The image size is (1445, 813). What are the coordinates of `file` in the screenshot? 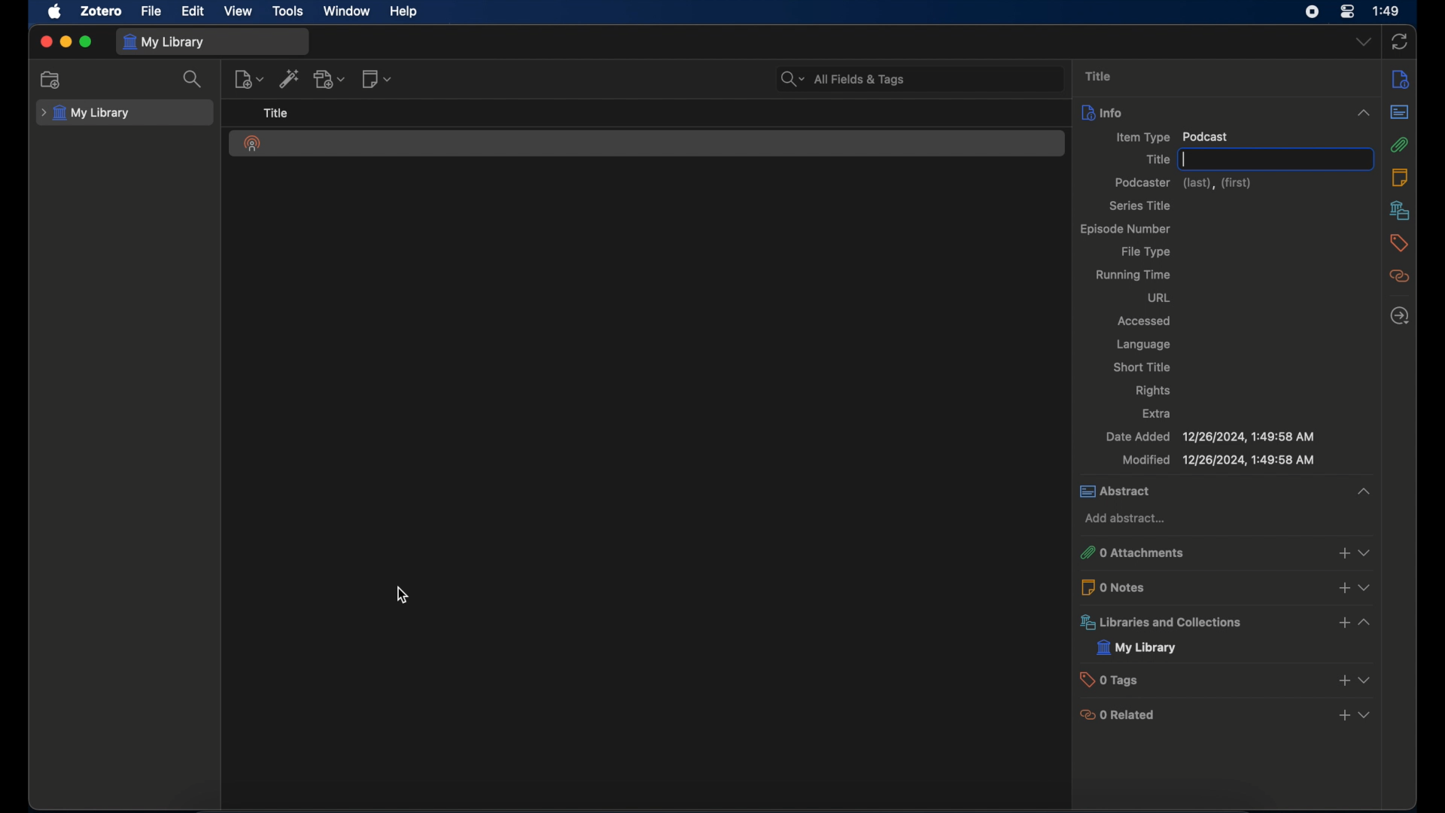 It's located at (152, 12).